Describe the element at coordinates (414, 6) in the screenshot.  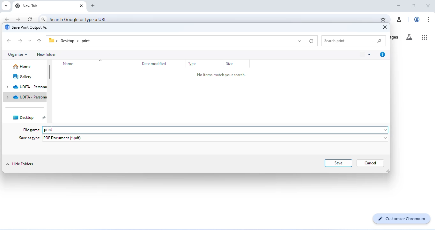
I see `maximize` at that location.